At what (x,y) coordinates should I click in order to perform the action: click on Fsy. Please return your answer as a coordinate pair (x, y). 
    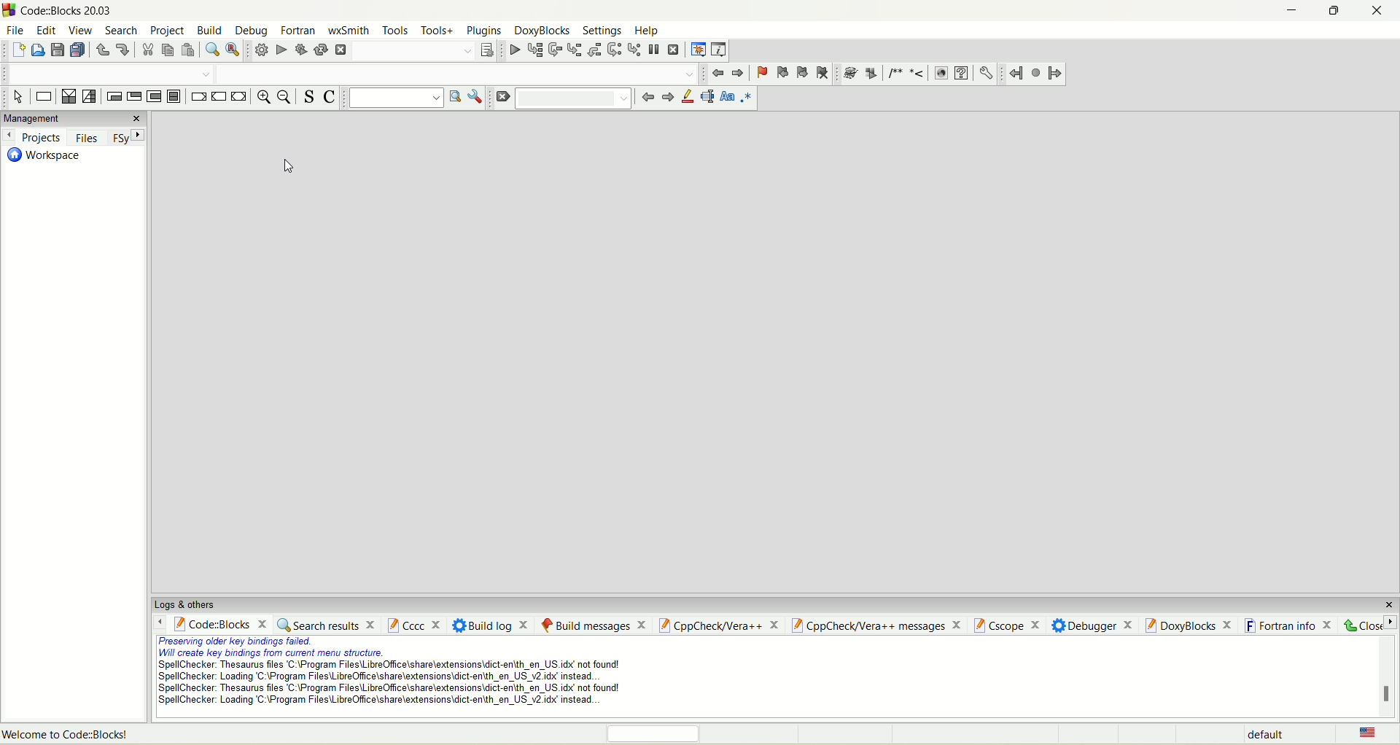
    Looking at the image, I should click on (128, 137).